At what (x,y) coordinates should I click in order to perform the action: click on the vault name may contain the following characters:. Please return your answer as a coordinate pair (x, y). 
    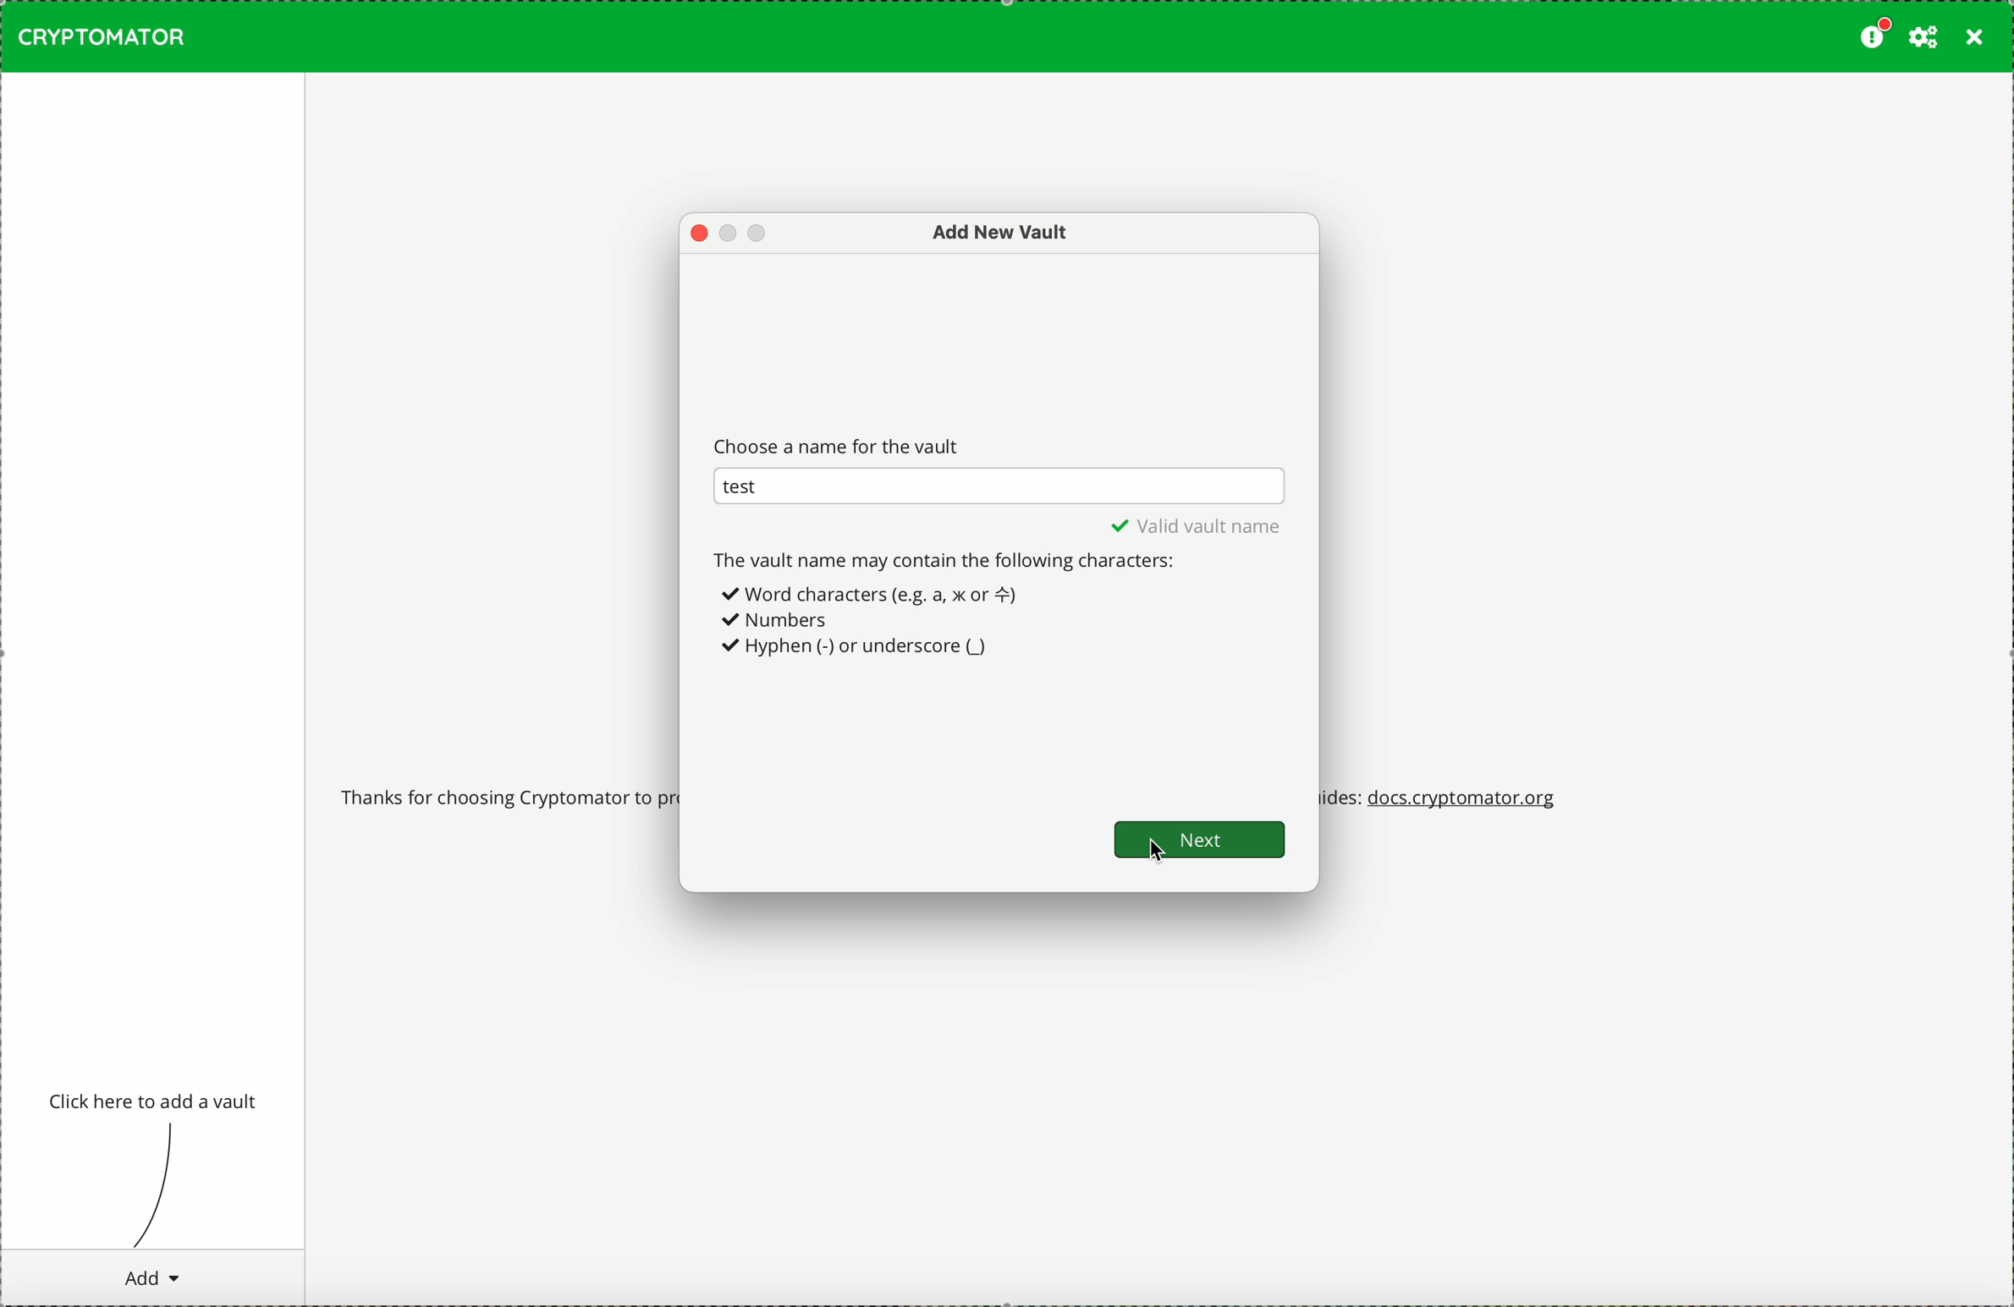
    Looking at the image, I should click on (950, 559).